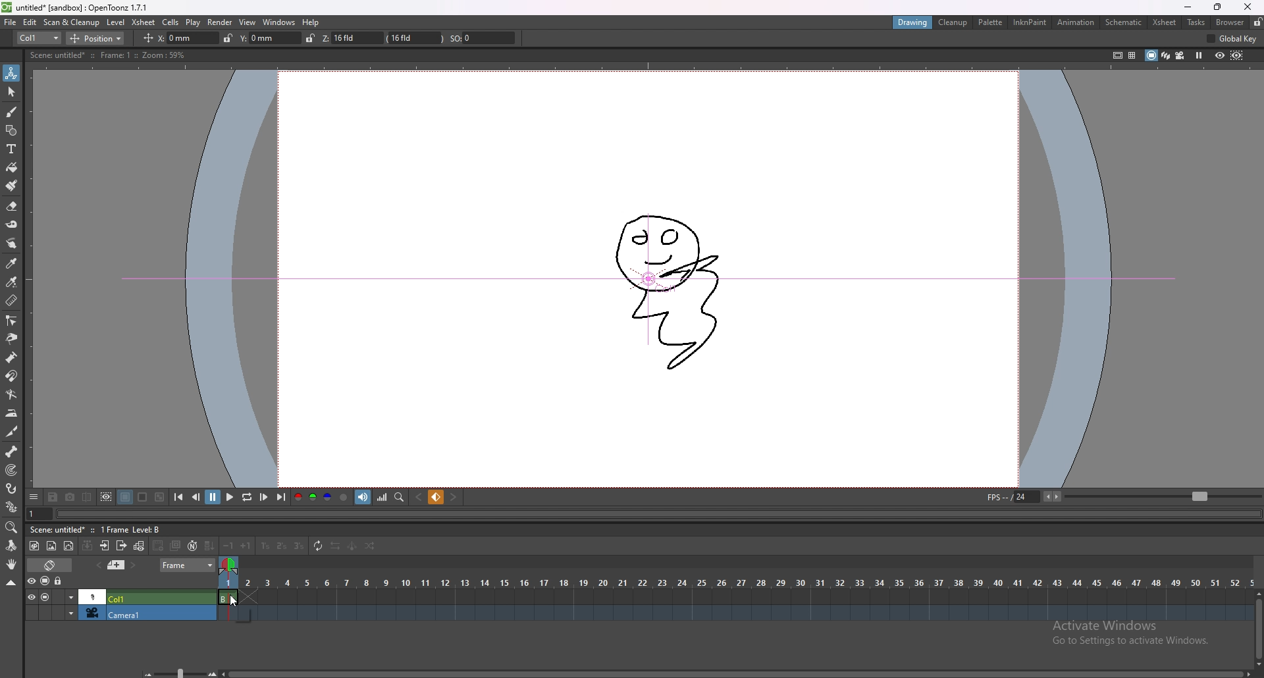  I want to click on hand, so click(12, 564).